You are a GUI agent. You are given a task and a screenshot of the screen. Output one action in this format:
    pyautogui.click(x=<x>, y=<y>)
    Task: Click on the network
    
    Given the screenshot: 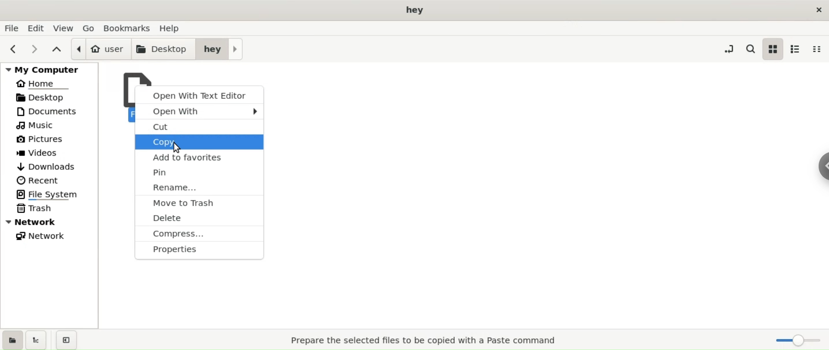 What is the action you would take?
    pyautogui.click(x=50, y=236)
    